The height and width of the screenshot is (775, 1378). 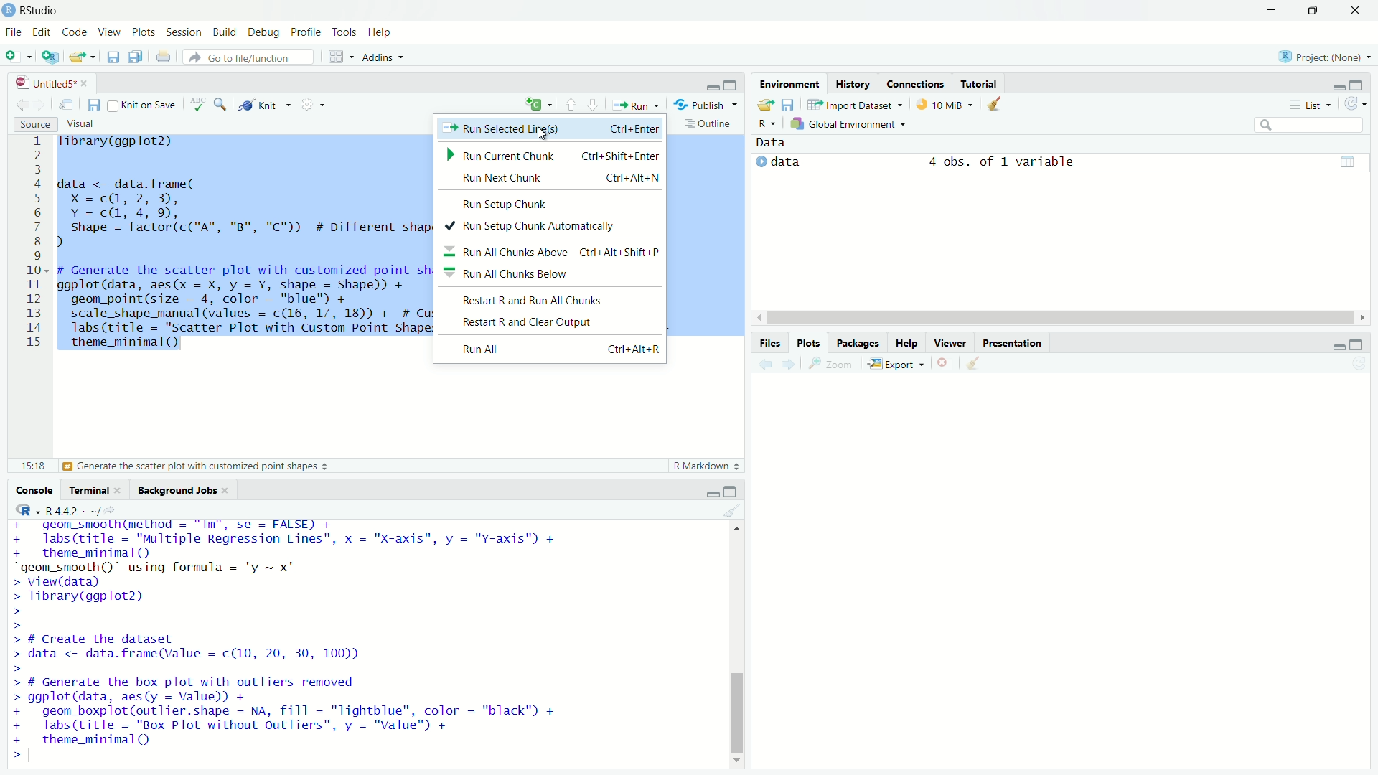 What do you see at coordinates (94, 105) in the screenshot?
I see `Save current document` at bounding box center [94, 105].